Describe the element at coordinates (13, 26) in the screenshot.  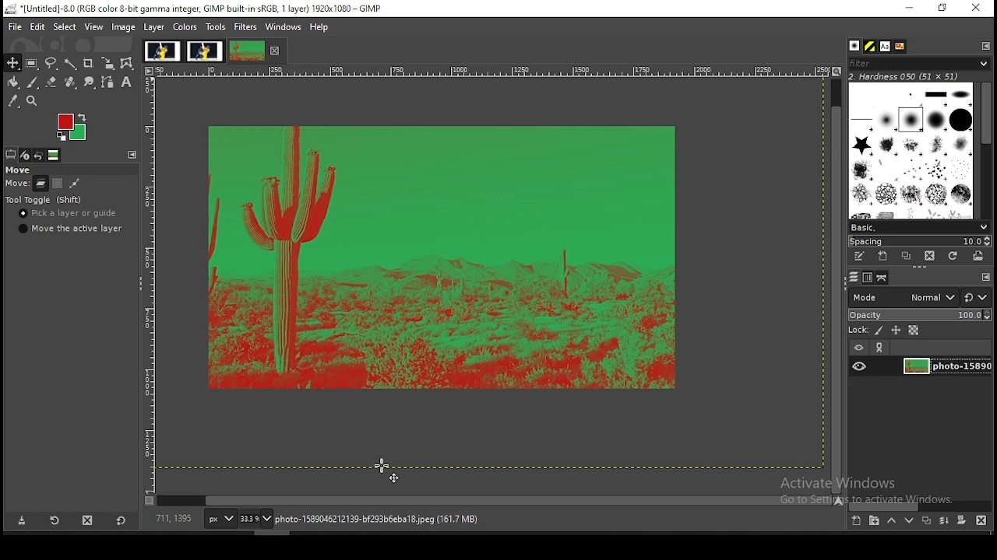
I see `file` at that location.